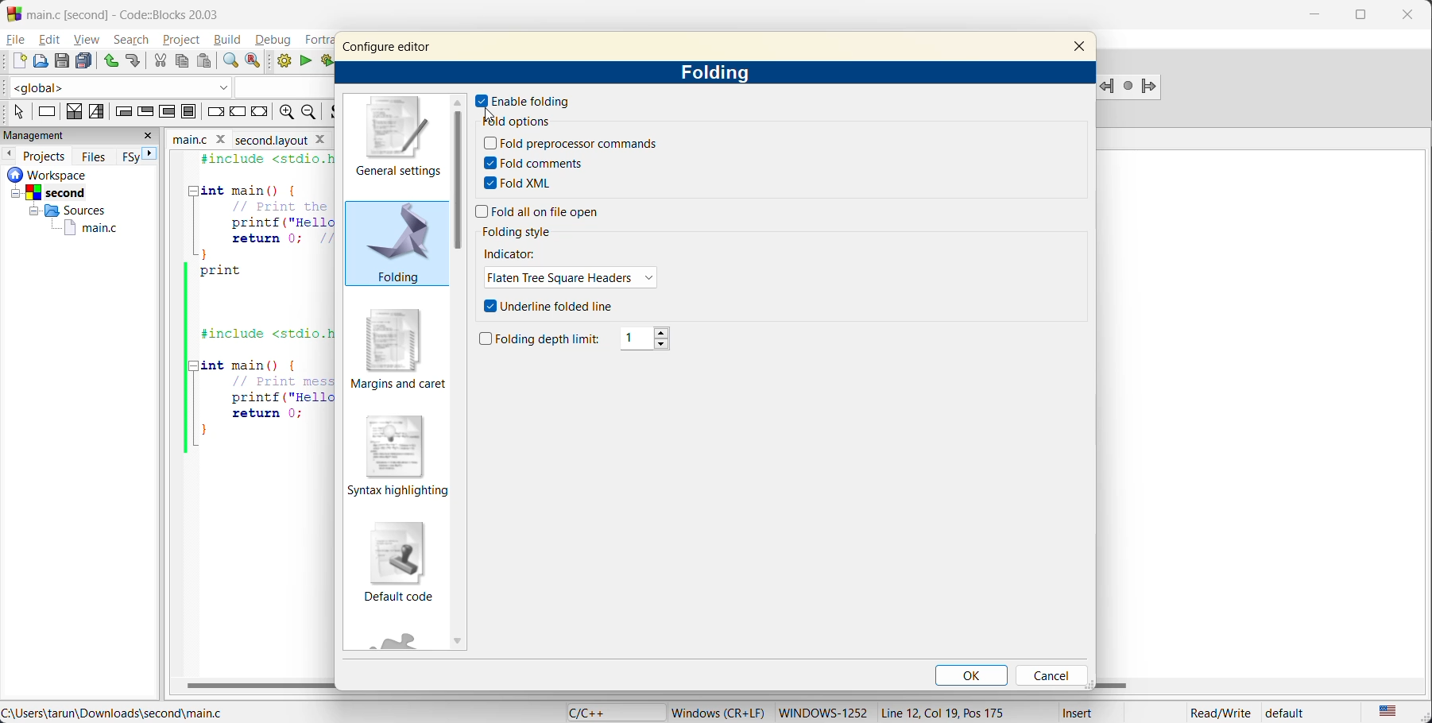 This screenshot has width=1432, height=723. What do you see at coordinates (110, 60) in the screenshot?
I see `undo` at bounding box center [110, 60].